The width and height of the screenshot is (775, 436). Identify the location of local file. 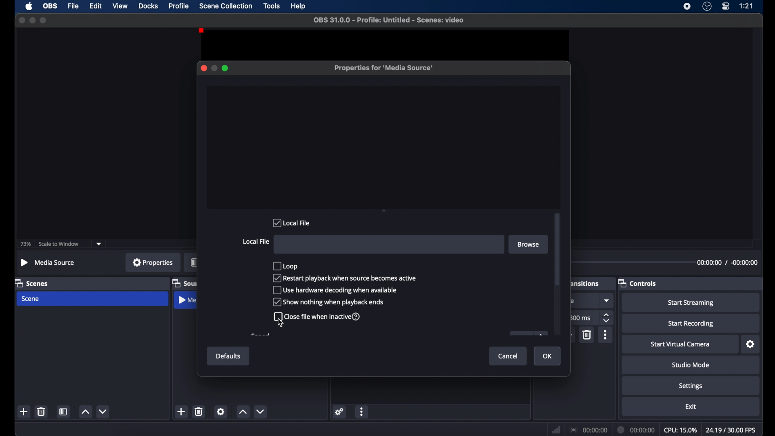
(292, 223).